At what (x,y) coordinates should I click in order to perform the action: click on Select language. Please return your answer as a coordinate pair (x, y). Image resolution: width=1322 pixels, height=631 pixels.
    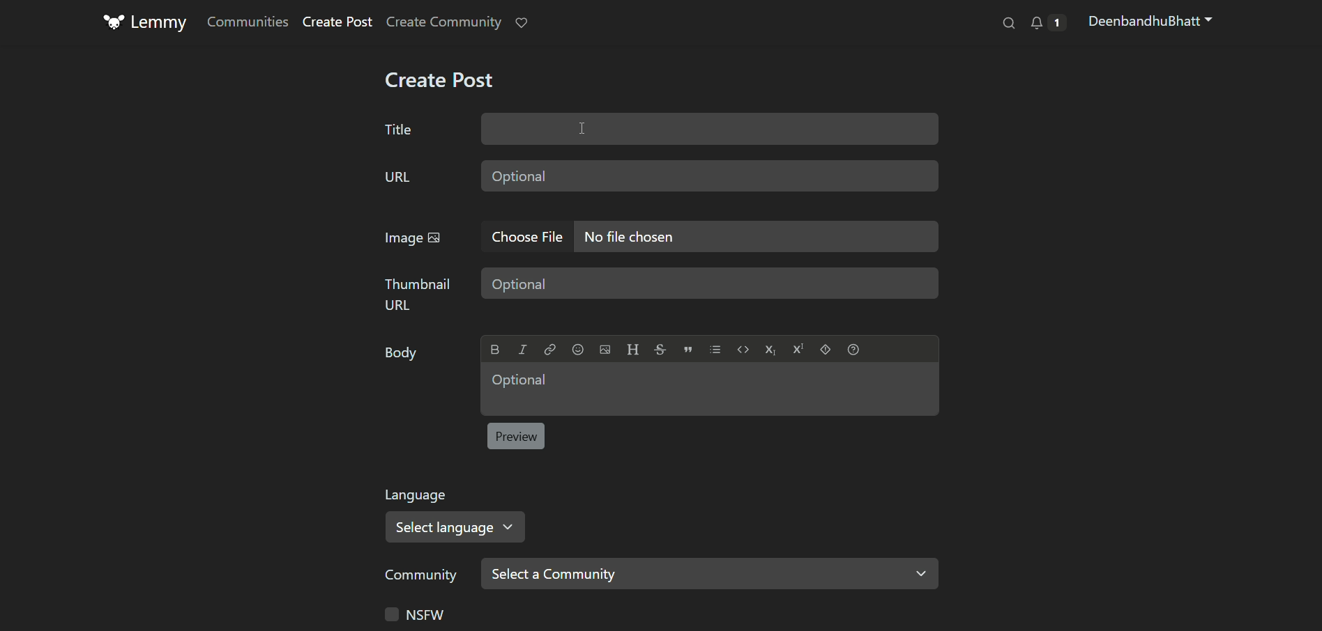
    Looking at the image, I should click on (460, 527).